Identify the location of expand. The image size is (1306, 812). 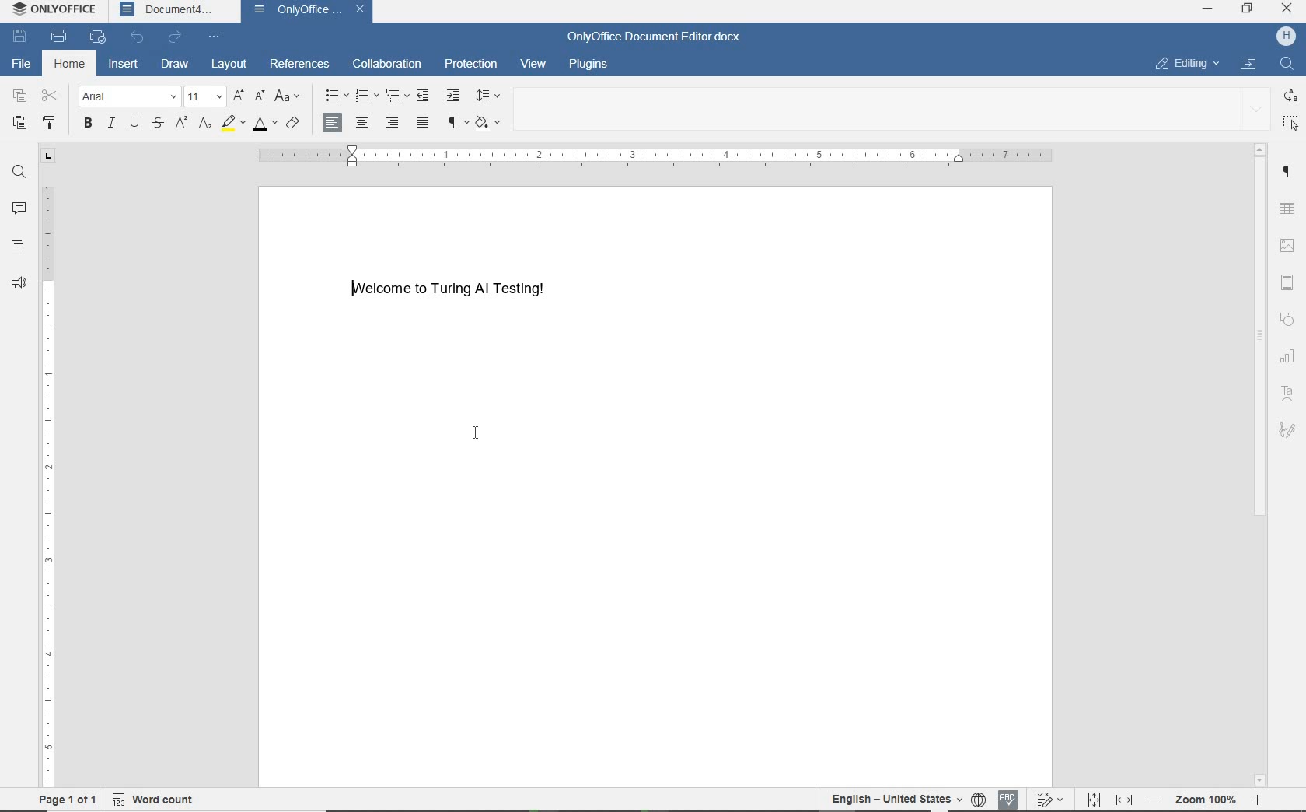
(1248, 110).